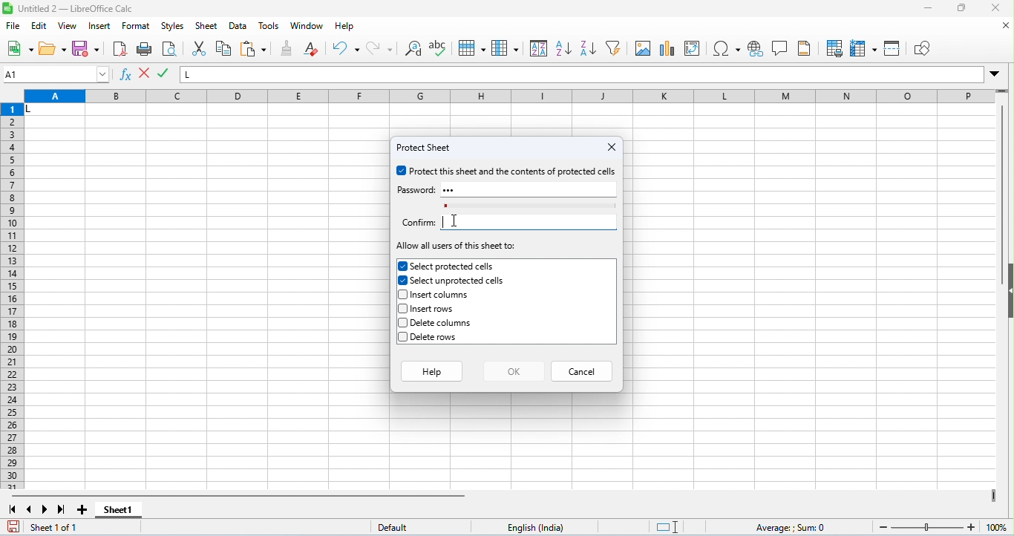  Describe the element at coordinates (53, 49) in the screenshot. I see `open` at that location.